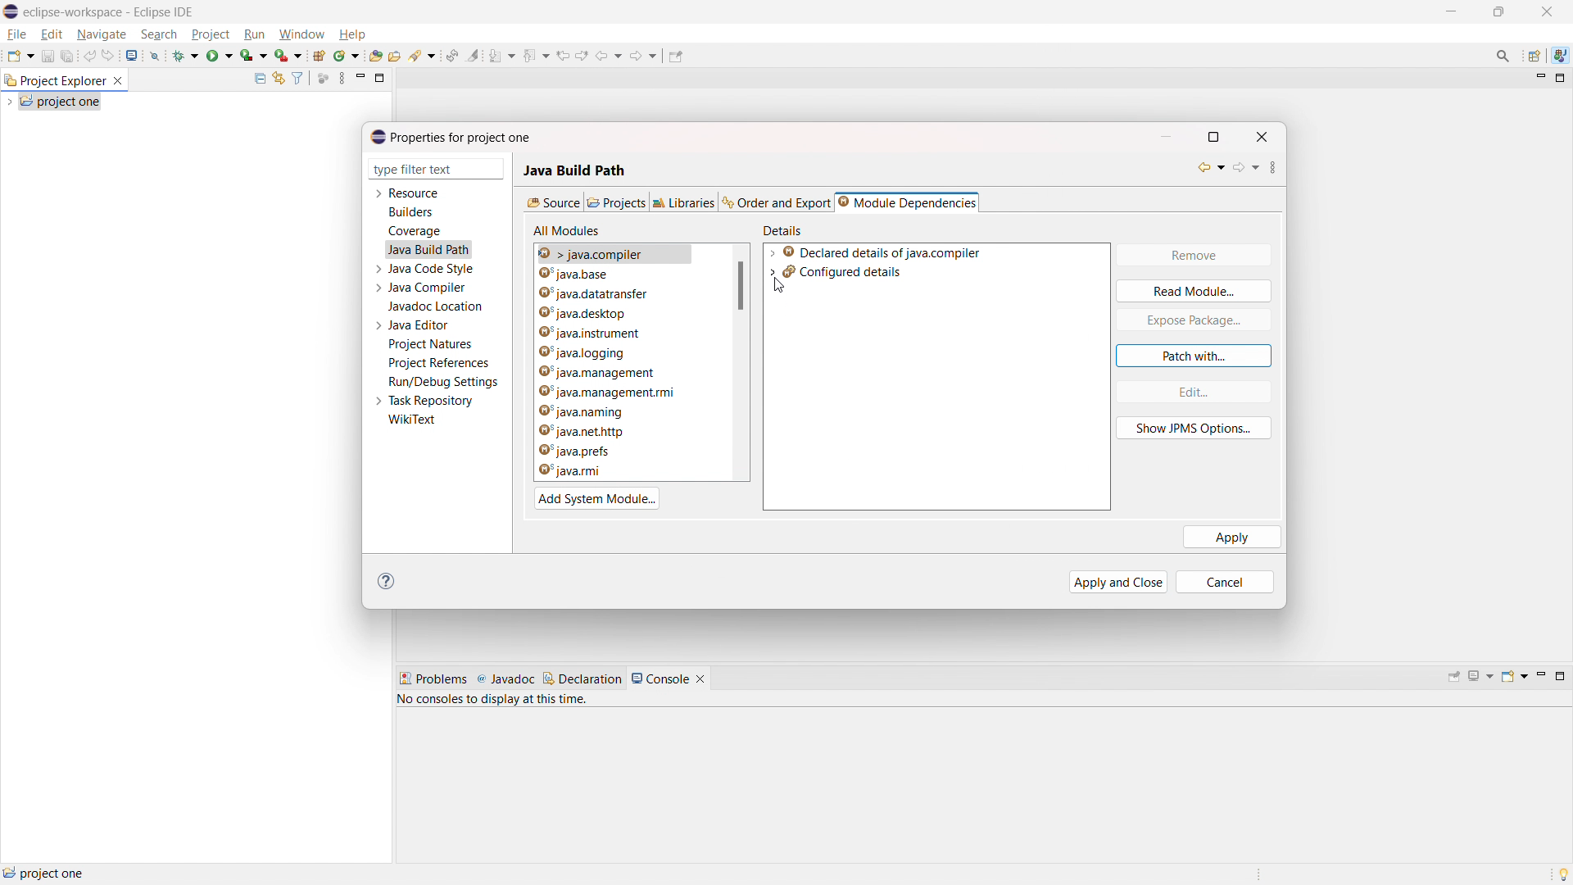 This screenshot has height=885, width=1573. I want to click on project, so click(211, 34).